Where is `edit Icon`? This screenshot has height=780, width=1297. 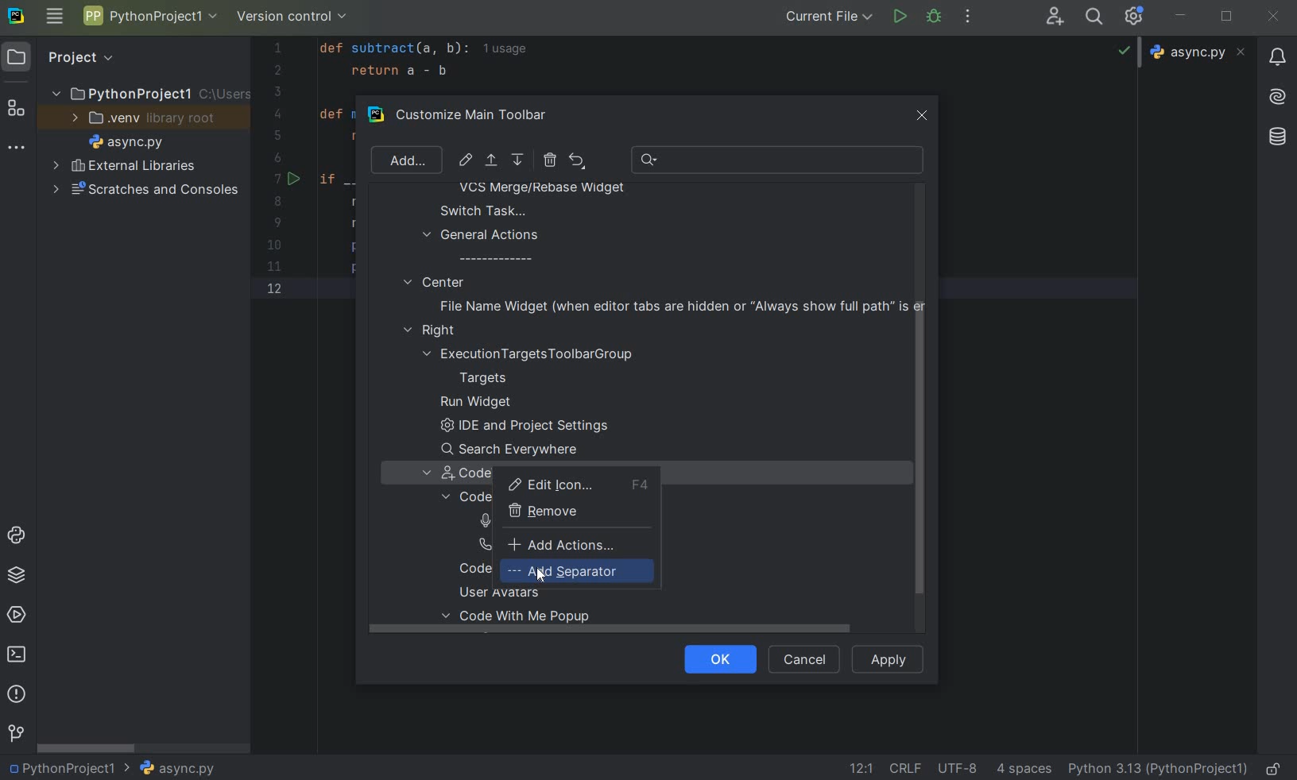
edit Icon is located at coordinates (578, 485).